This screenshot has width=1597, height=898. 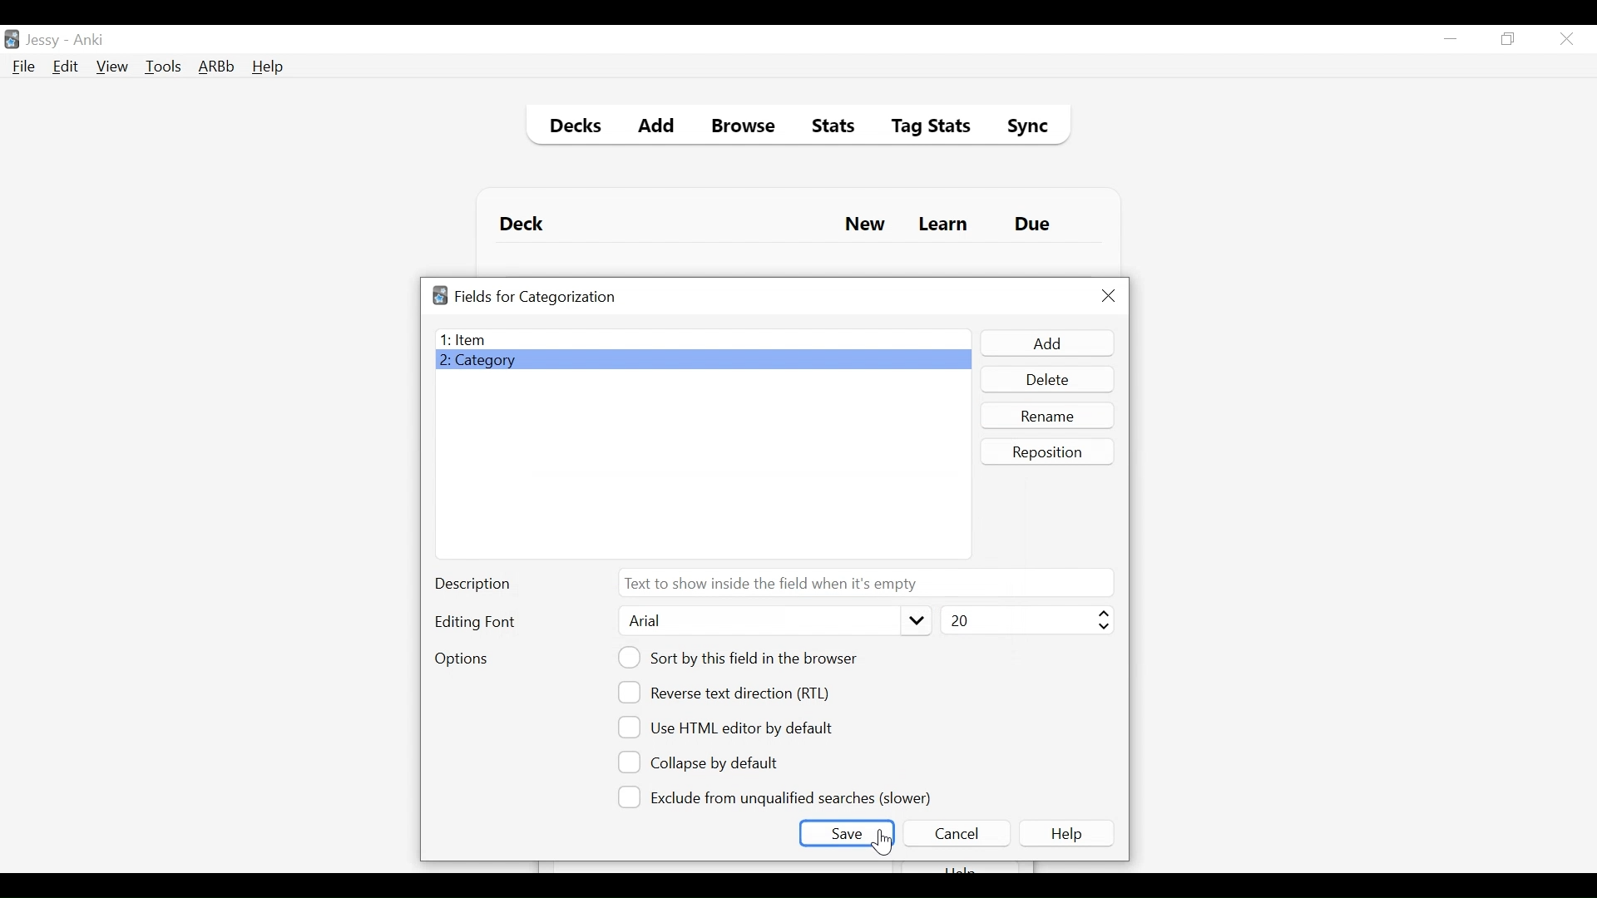 I want to click on Options, so click(x=461, y=660).